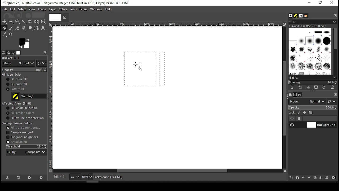 Image resolution: width=339 pixels, height=191 pixels. I want to click on move layer one step up, so click(303, 178).